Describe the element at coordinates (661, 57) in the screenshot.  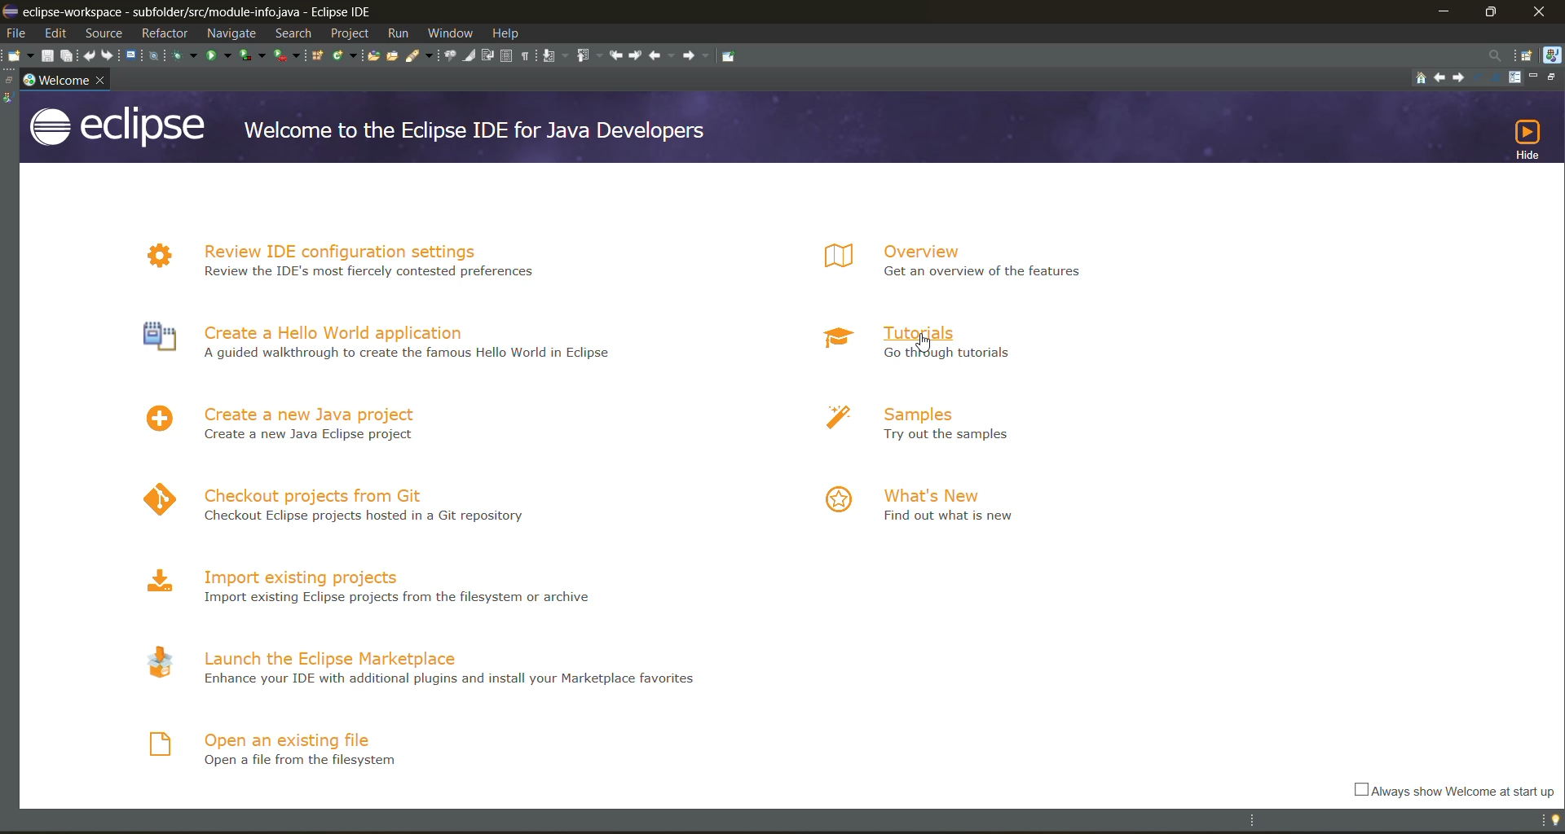
I see `back` at that location.